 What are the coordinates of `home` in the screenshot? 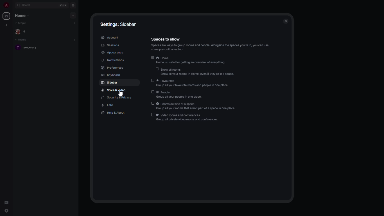 It's located at (7, 16).